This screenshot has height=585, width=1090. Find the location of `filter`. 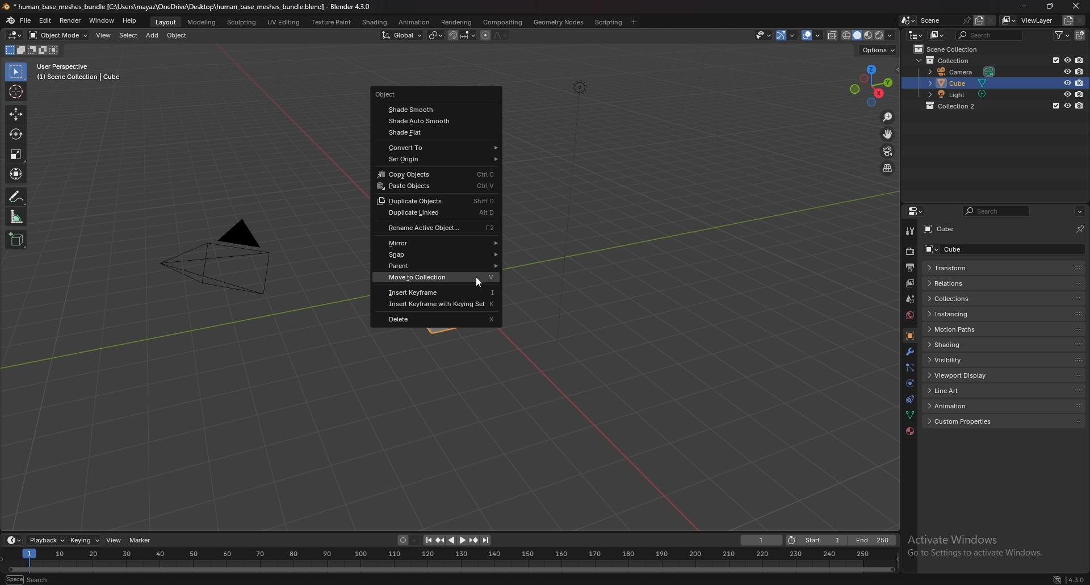

filter is located at coordinates (1063, 35).